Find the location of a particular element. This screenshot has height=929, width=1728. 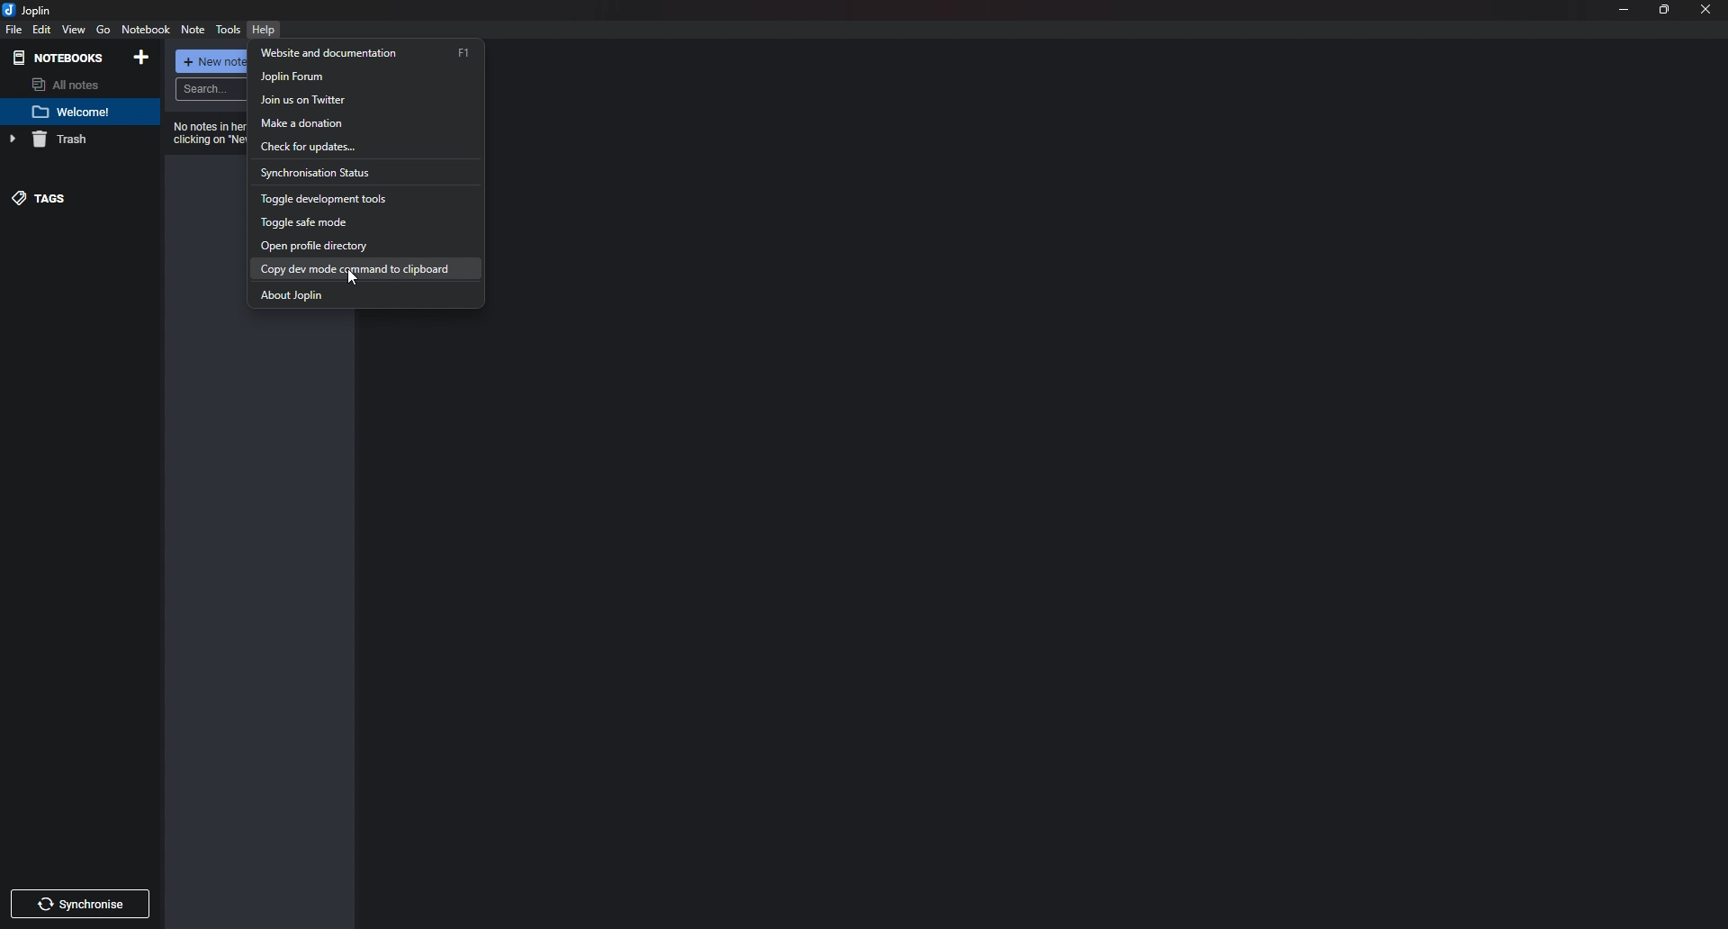

Joplin forum is located at coordinates (357, 76).